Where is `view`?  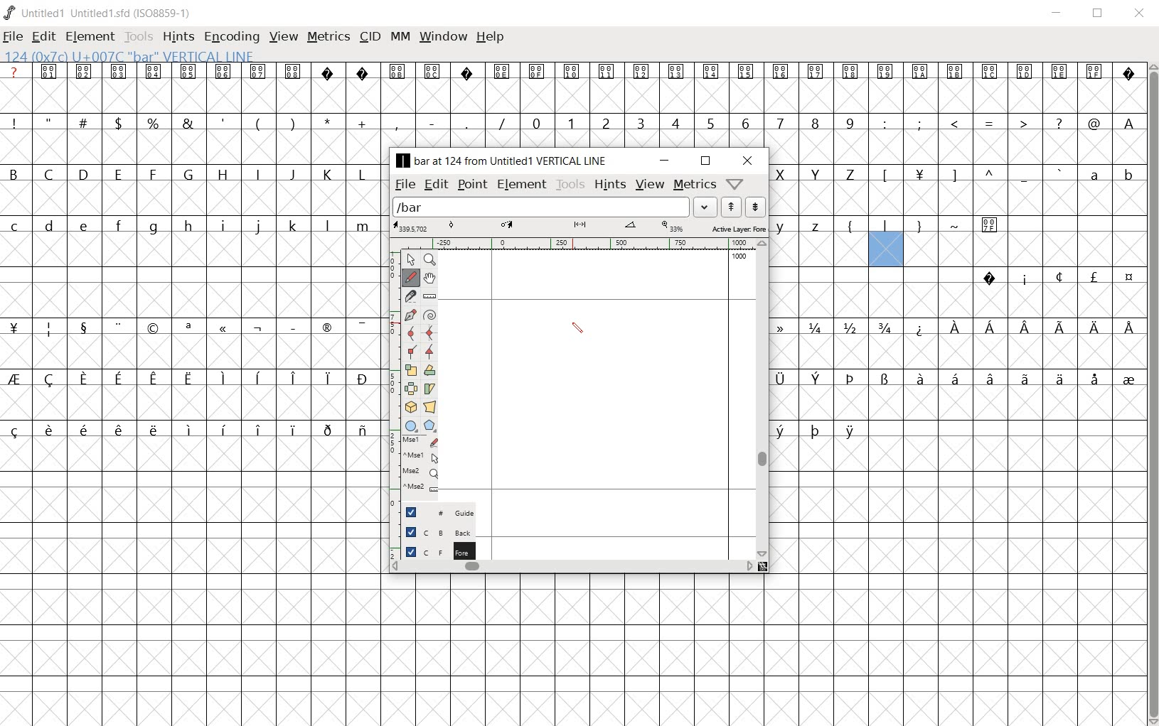
view is located at coordinates (284, 35).